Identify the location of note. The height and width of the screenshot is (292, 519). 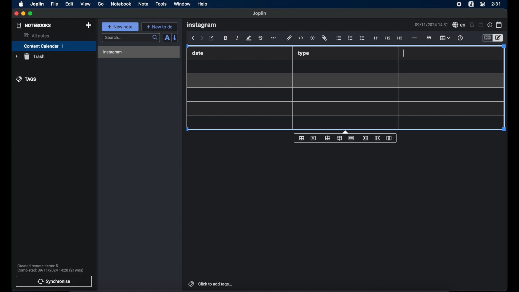
(143, 4).